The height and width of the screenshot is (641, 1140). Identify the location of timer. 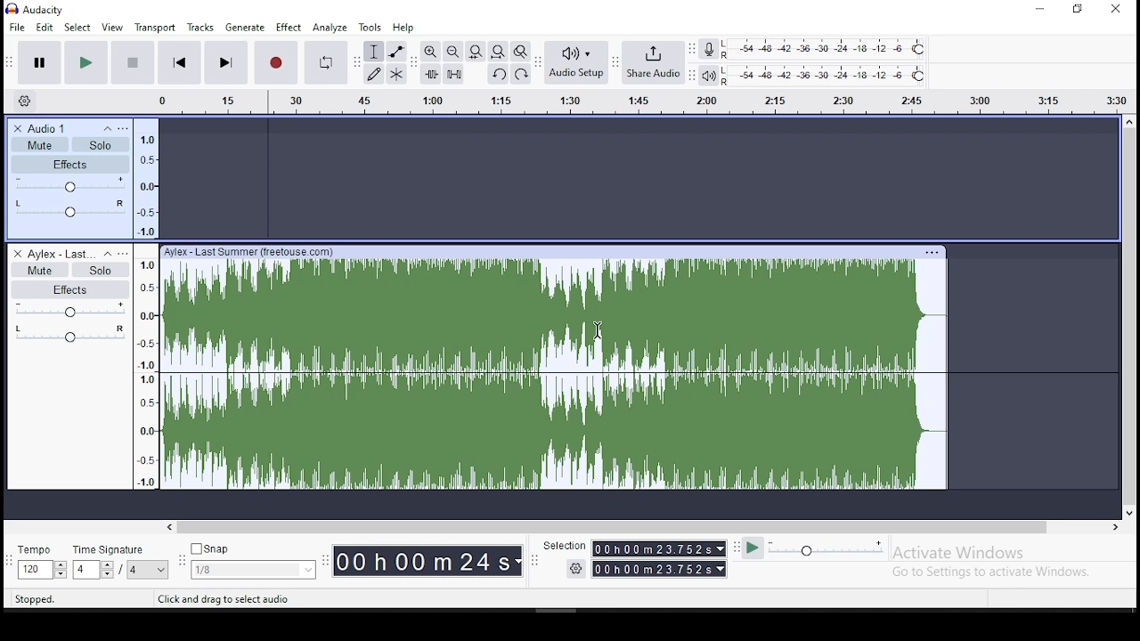
(427, 558).